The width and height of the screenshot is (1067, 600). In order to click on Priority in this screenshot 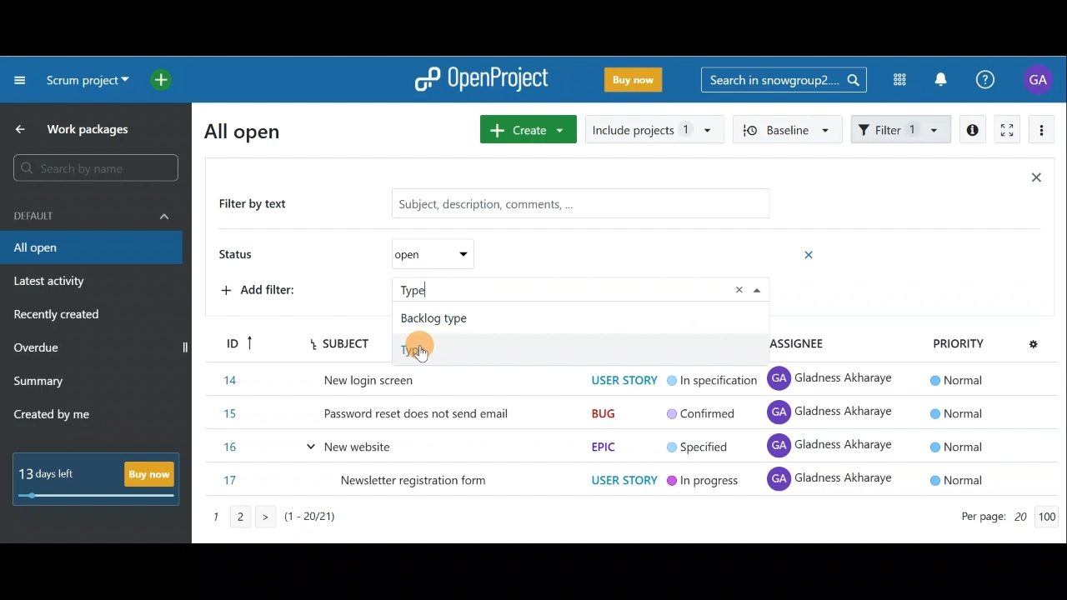, I will do `click(984, 341)`.